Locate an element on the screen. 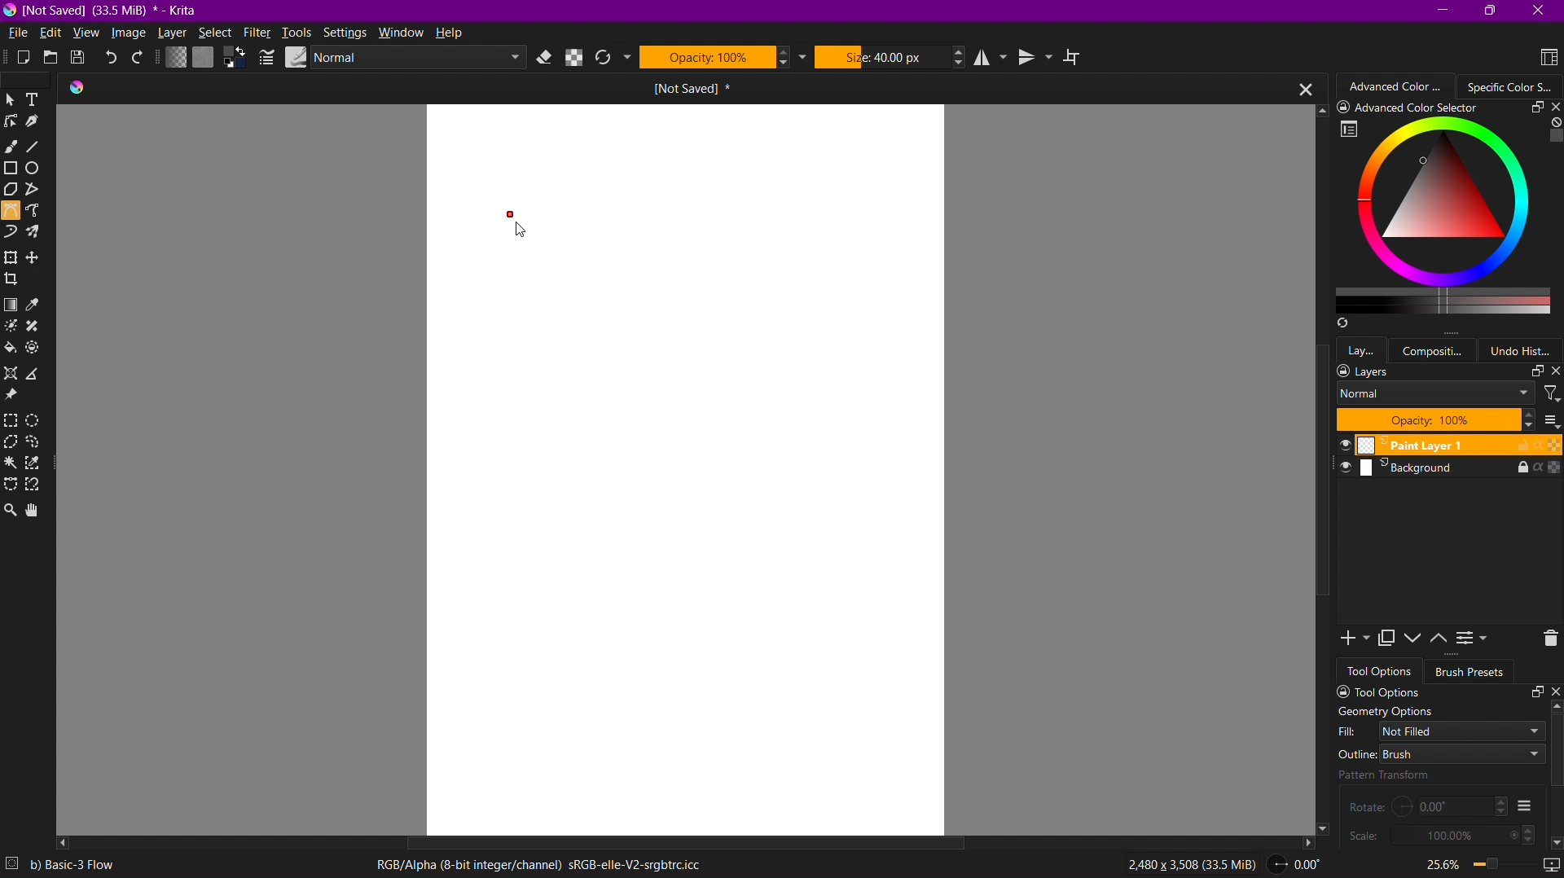  down is located at coordinates (1554, 840).